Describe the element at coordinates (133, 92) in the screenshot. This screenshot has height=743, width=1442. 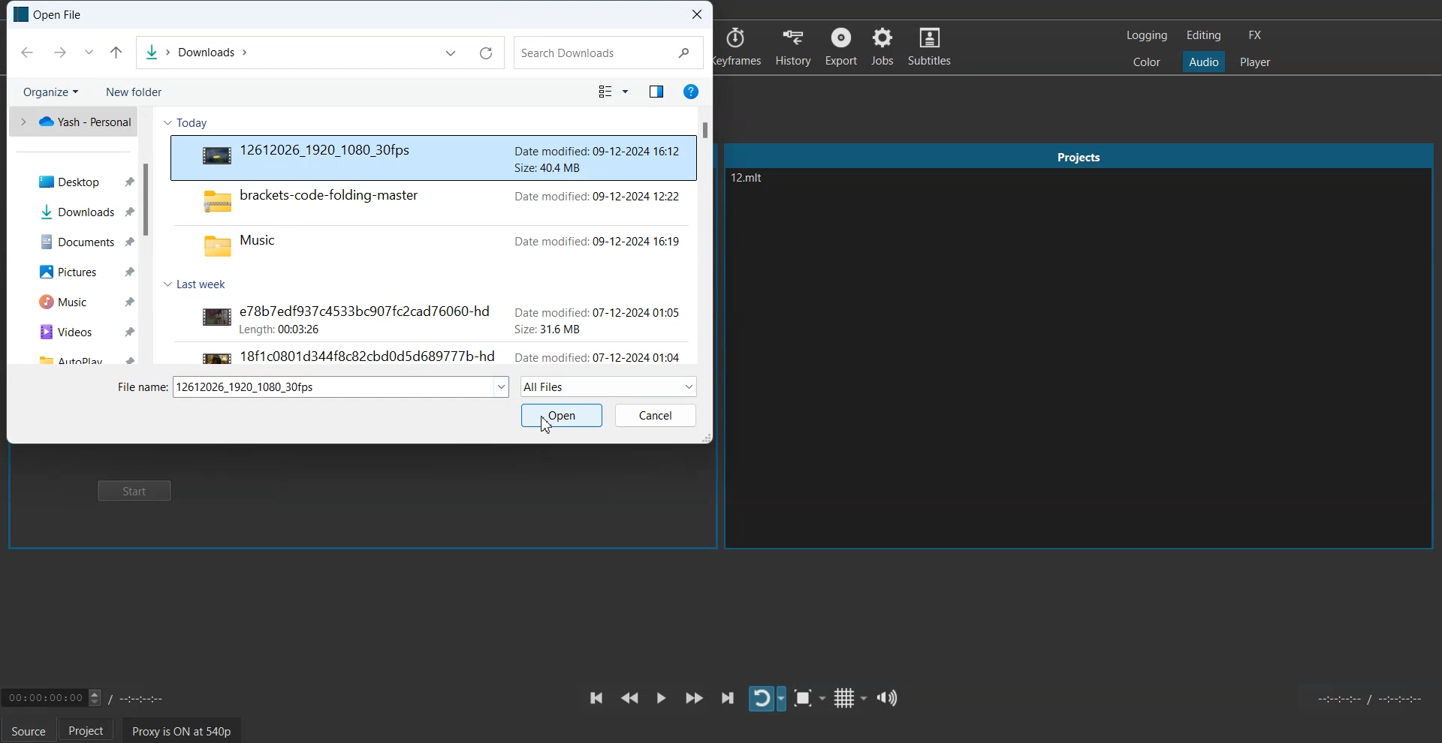
I see `New Folder` at that location.